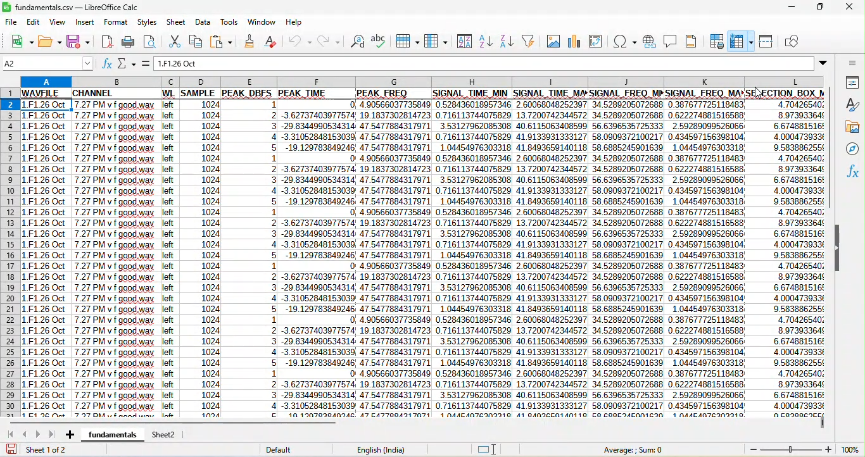 The height and width of the screenshot is (457, 865). What do you see at coordinates (176, 23) in the screenshot?
I see `sheet` at bounding box center [176, 23].